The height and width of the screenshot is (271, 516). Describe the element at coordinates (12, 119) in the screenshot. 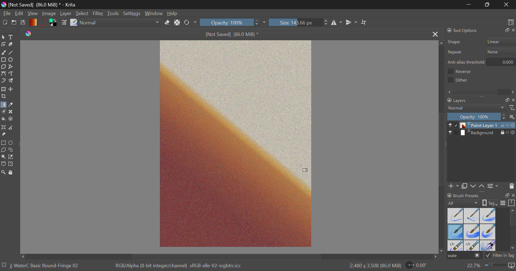

I see `Enclose and Fill` at that location.